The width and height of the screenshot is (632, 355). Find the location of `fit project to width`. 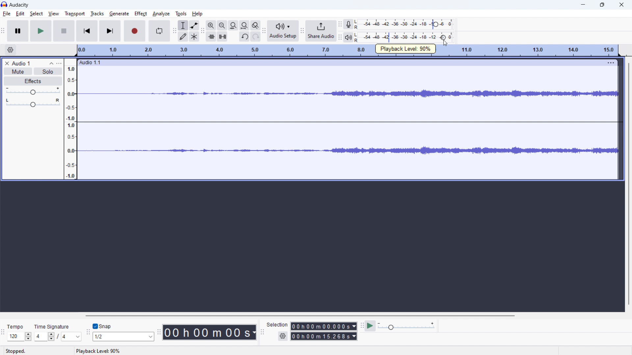

fit project to width is located at coordinates (244, 25).